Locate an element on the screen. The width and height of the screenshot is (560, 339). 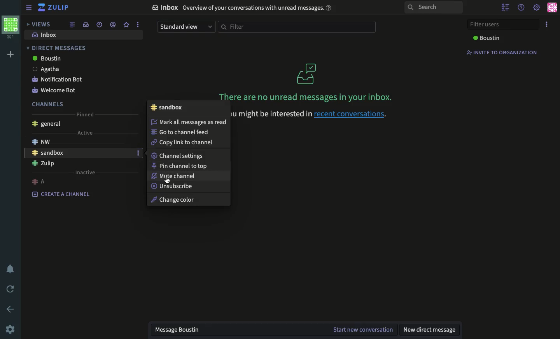
Cursor is located at coordinates (167, 180).